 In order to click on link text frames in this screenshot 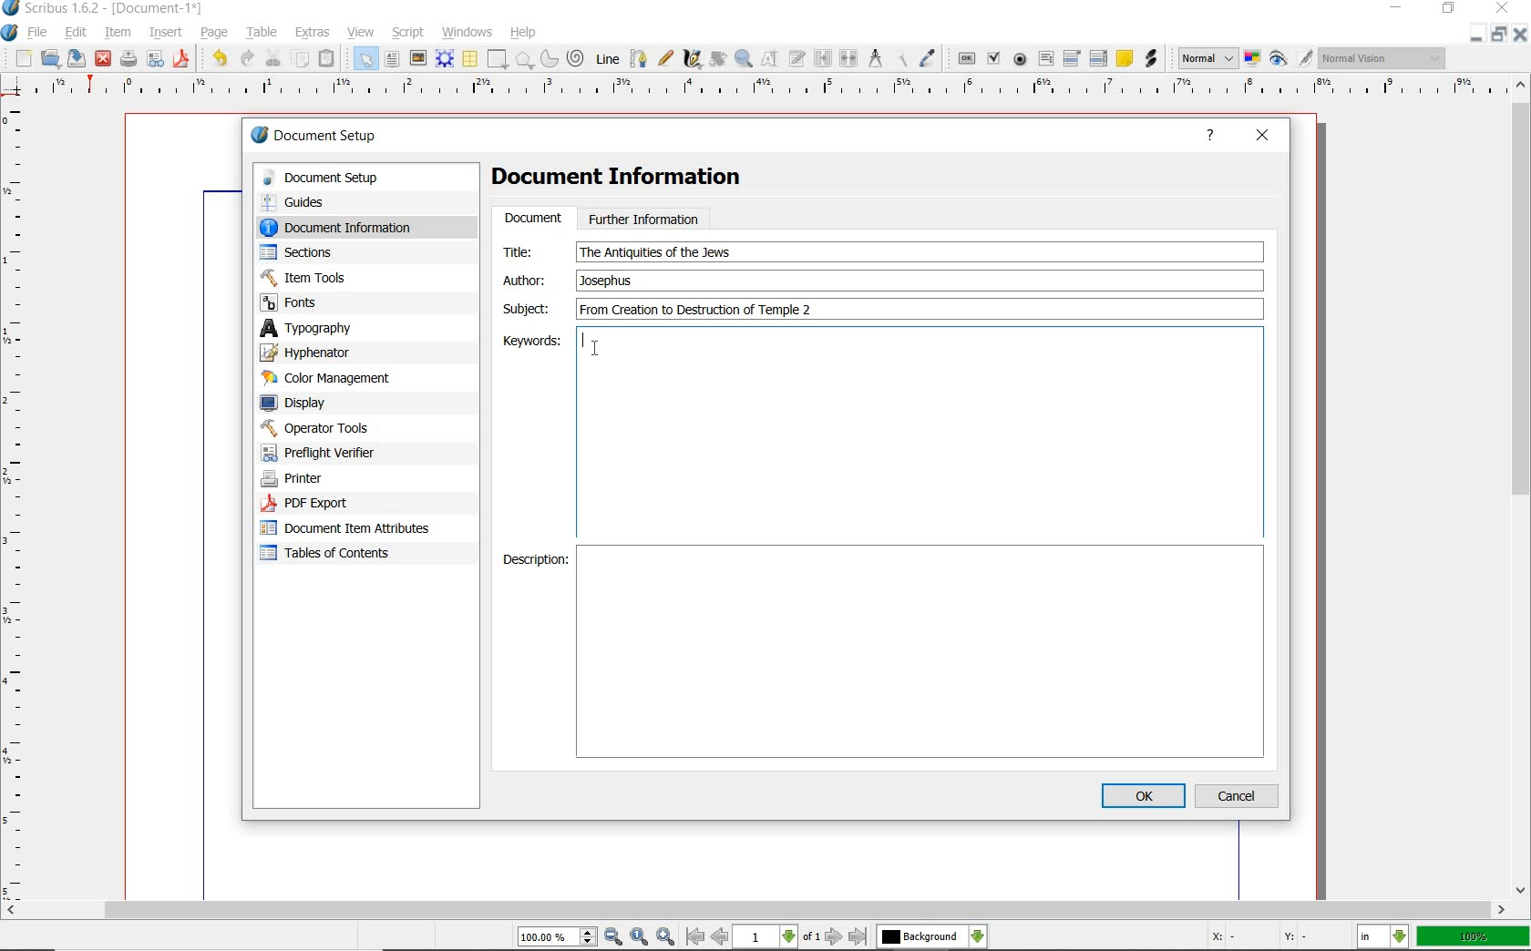, I will do `click(823, 59)`.